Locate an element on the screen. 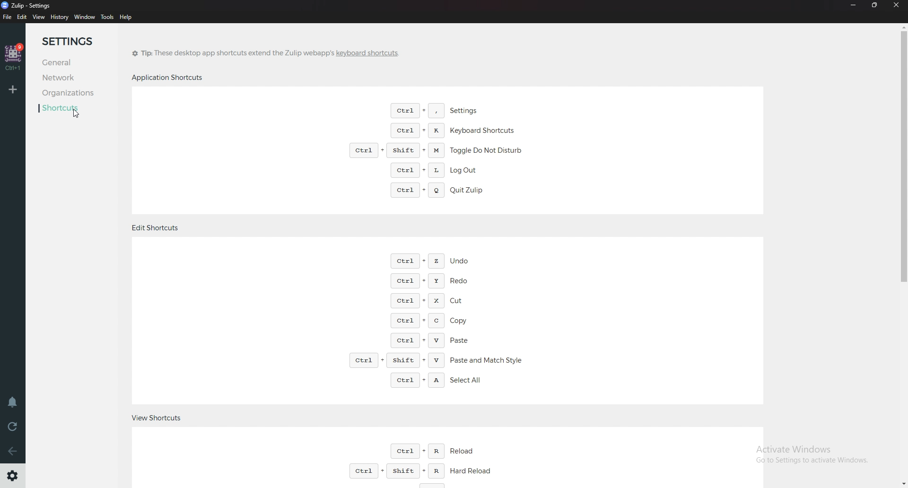 Image resolution: width=908 pixels, height=488 pixels. network is located at coordinates (73, 77).